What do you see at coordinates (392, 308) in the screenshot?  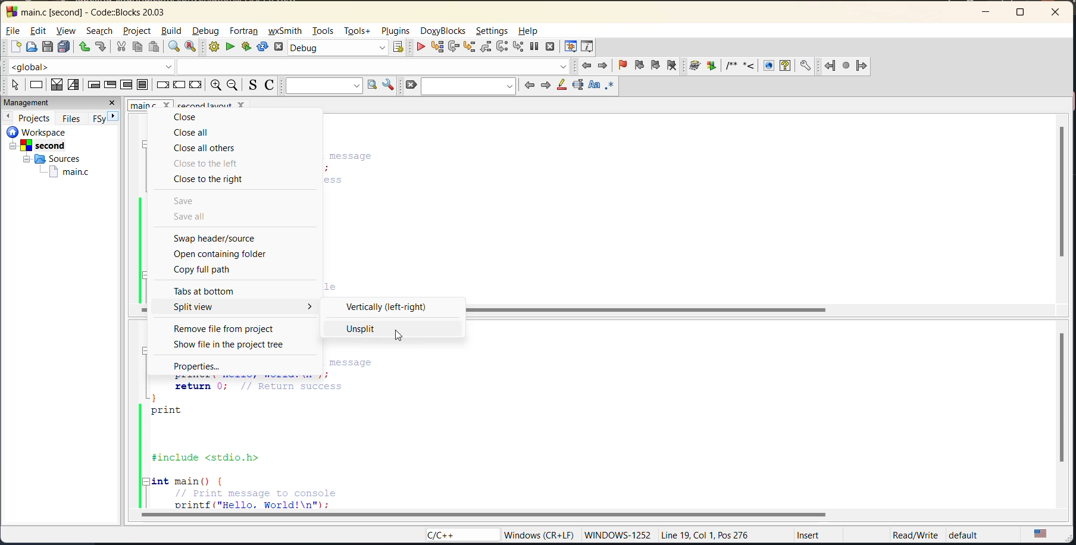 I see `vertically` at bounding box center [392, 308].